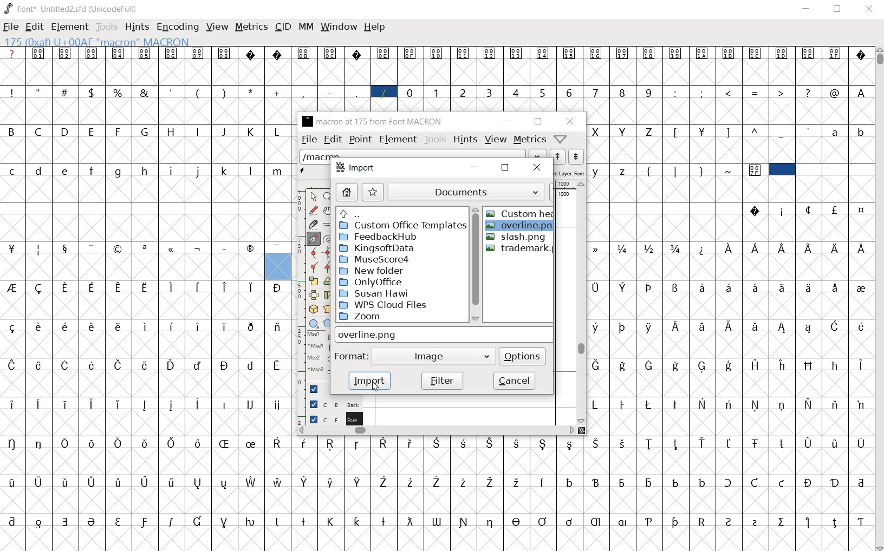 This screenshot has height=551, width=884. I want to click on Symbol, so click(755, 443).